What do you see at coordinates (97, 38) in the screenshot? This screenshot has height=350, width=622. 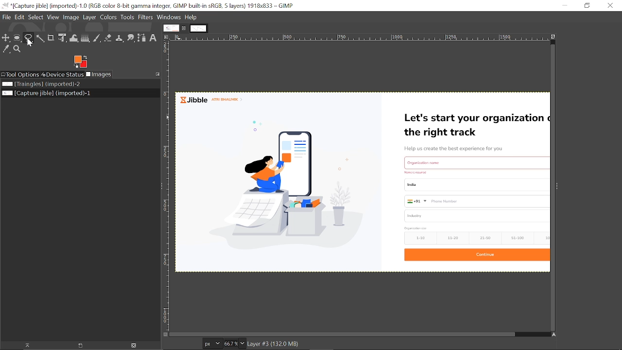 I see `Paintbrush tool` at bounding box center [97, 38].